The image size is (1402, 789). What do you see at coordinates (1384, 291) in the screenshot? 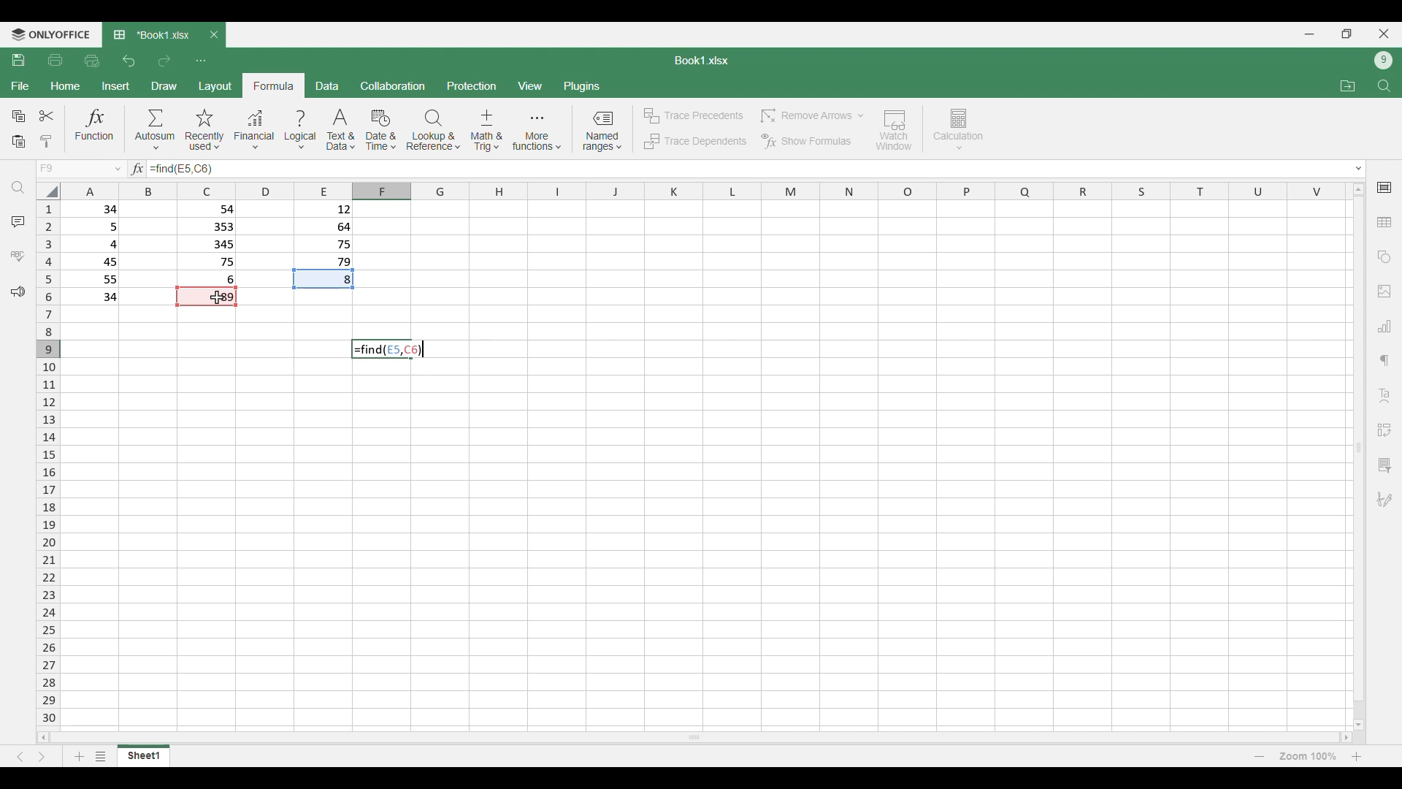
I see `Insert images` at bounding box center [1384, 291].